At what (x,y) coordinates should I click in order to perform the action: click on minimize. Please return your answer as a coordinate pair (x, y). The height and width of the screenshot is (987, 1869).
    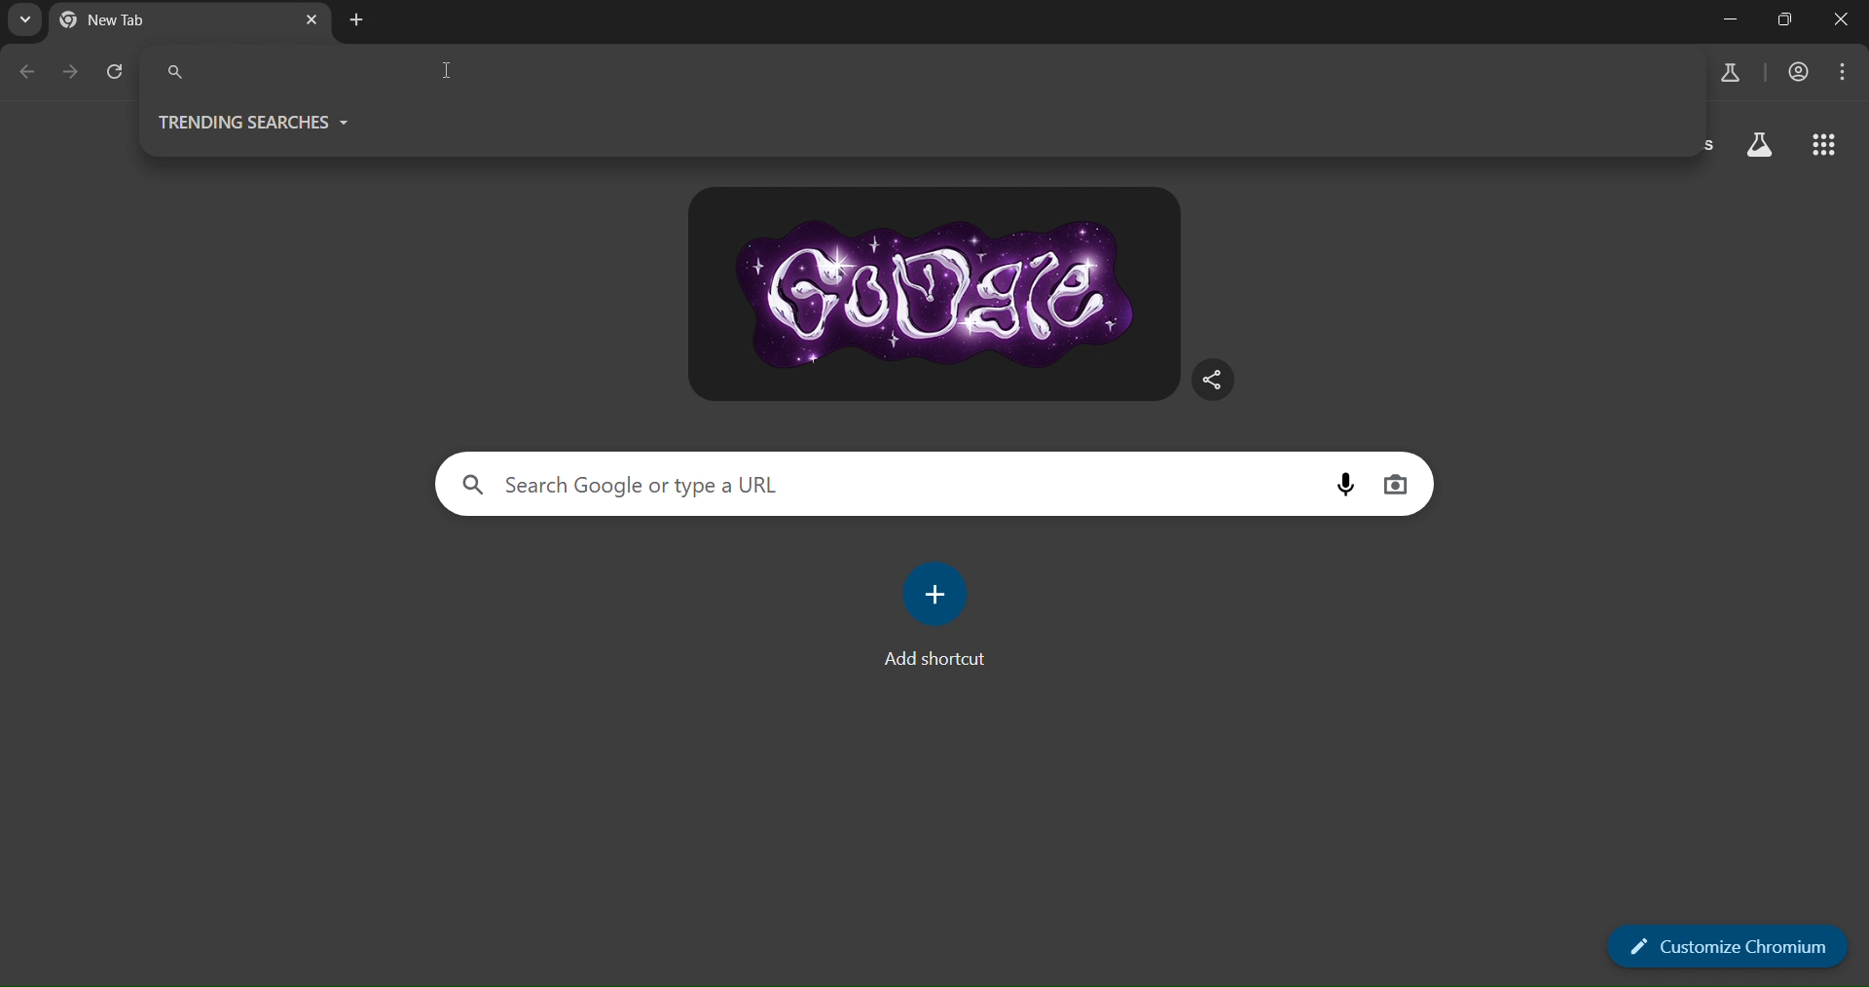
    Looking at the image, I should click on (1726, 25).